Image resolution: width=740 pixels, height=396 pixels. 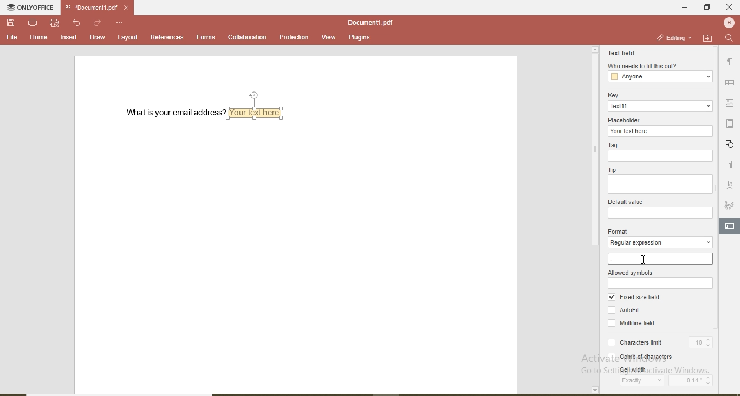 What do you see at coordinates (731, 225) in the screenshot?
I see `edit text` at bounding box center [731, 225].